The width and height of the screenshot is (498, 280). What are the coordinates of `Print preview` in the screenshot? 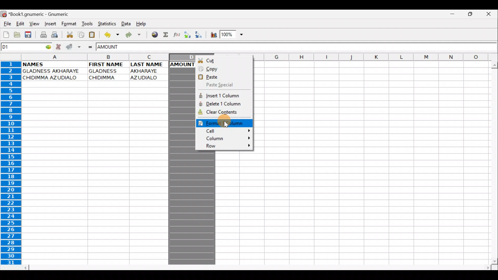 It's located at (56, 34).